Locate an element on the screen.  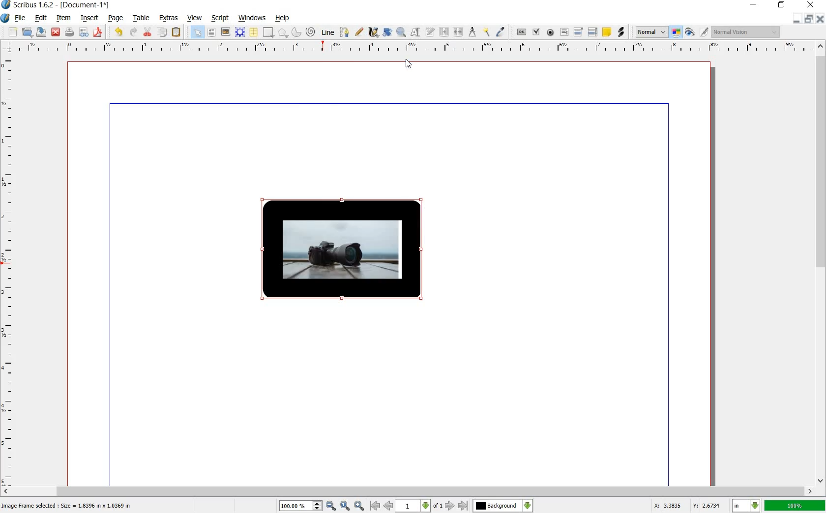
pdf text field is located at coordinates (565, 32).